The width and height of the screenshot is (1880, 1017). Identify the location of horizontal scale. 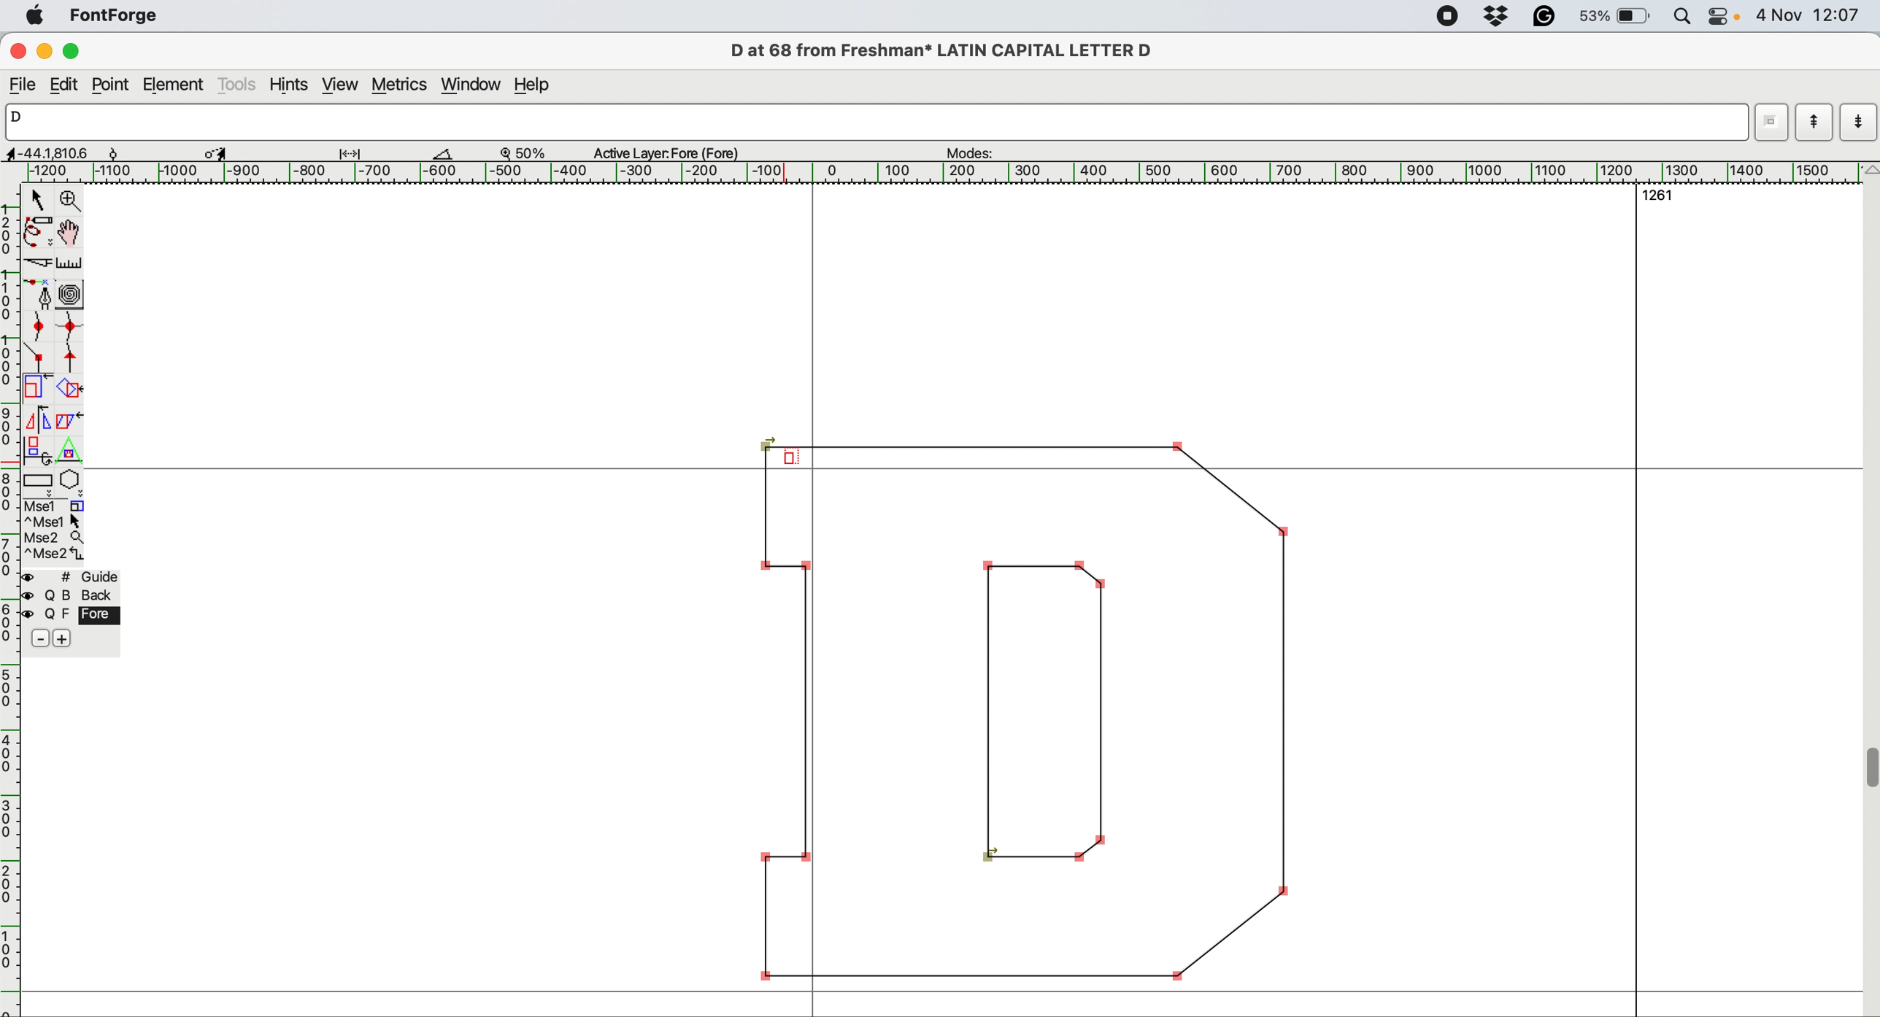
(12, 601).